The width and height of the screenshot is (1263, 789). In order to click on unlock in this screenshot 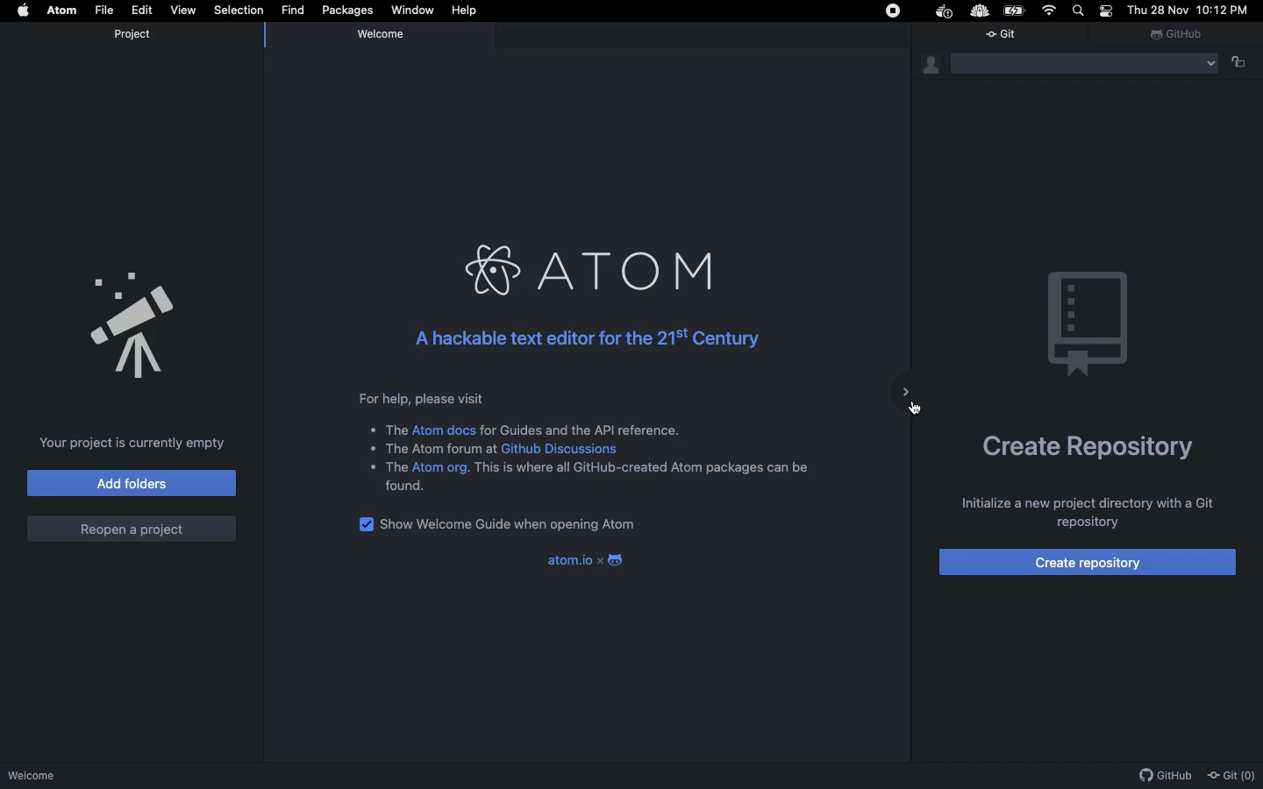, I will do `click(1245, 63)`.